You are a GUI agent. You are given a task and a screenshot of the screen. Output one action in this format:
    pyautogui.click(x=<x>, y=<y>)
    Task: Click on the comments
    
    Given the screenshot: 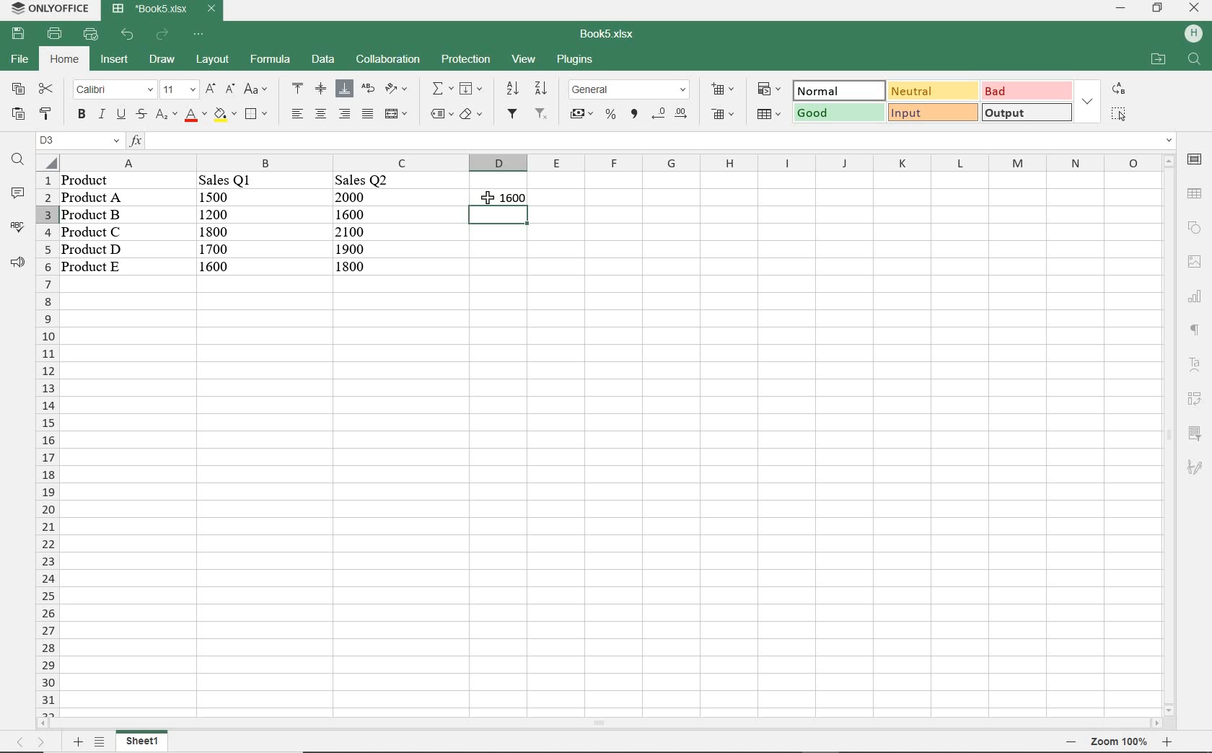 What is the action you would take?
    pyautogui.click(x=17, y=193)
    